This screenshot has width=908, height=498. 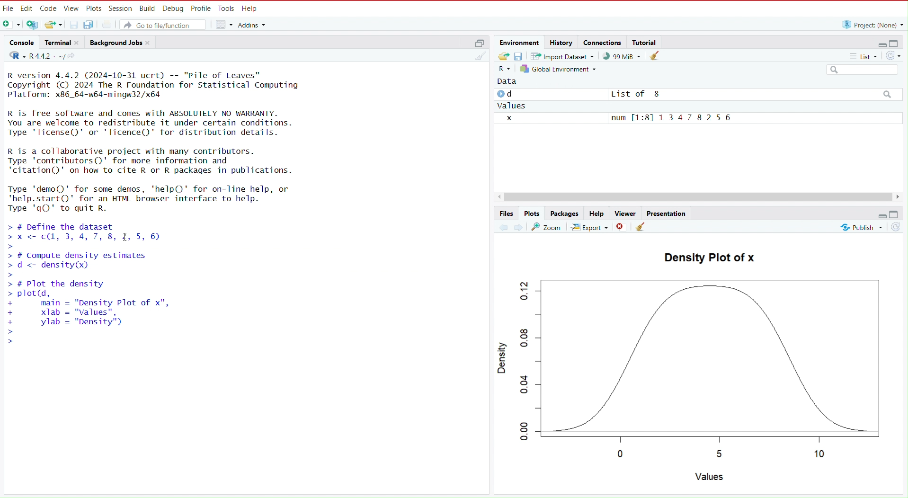 What do you see at coordinates (636, 94) in the screenshot?
I see `List of 8` at bounding box center [636, 94].